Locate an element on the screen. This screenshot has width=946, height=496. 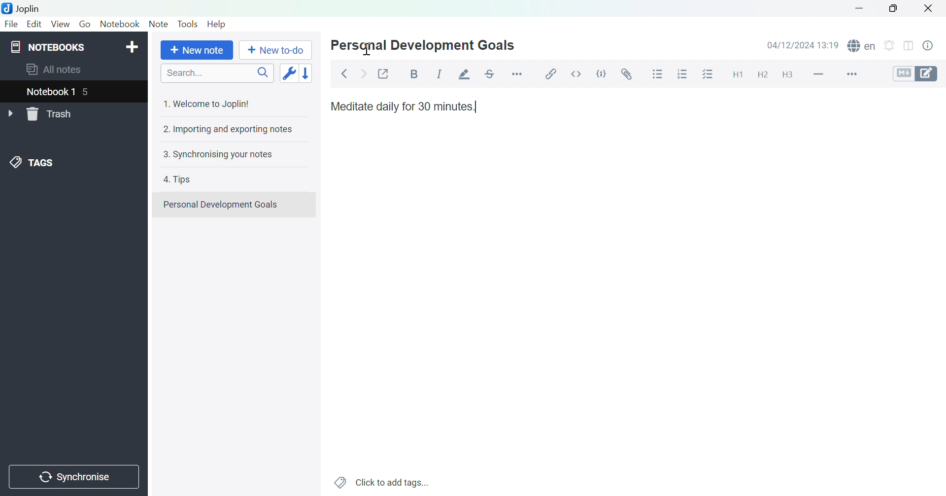
Toggle sort order field is located at coordinates (288, 72).